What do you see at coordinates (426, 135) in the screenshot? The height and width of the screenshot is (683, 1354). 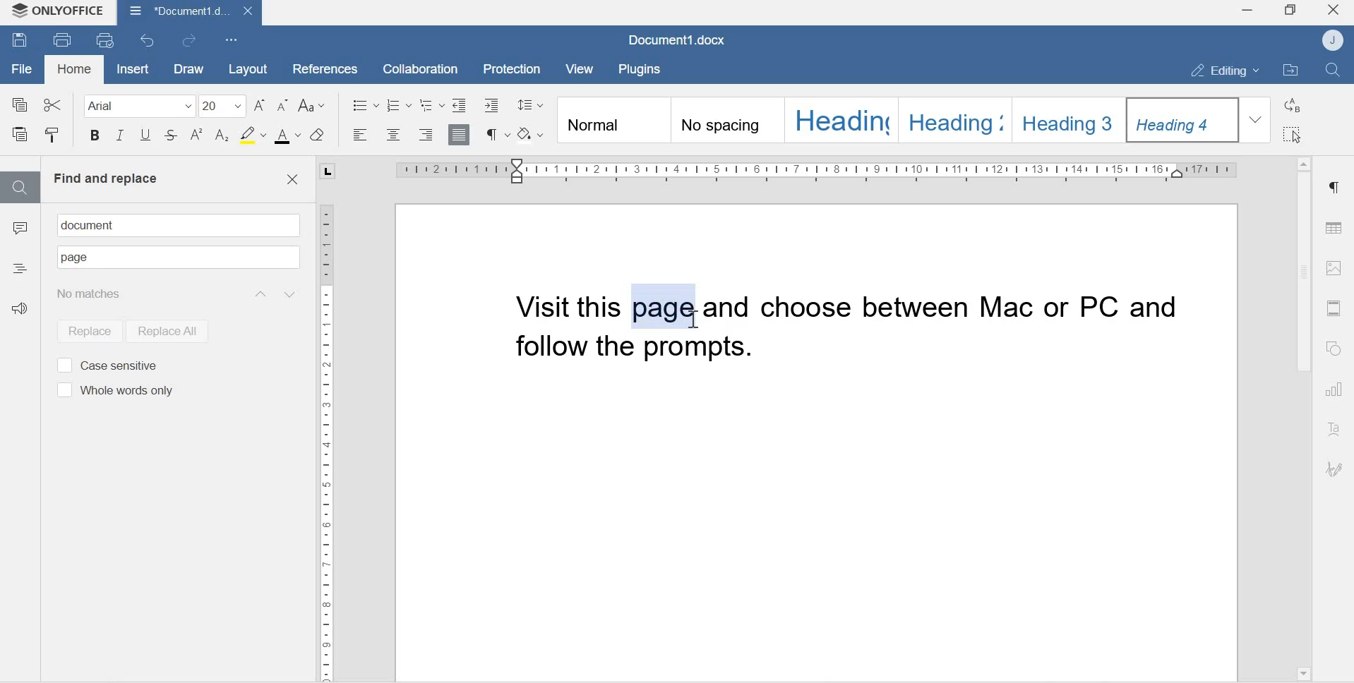 I see `Align right` at bounding box center [426, 135].